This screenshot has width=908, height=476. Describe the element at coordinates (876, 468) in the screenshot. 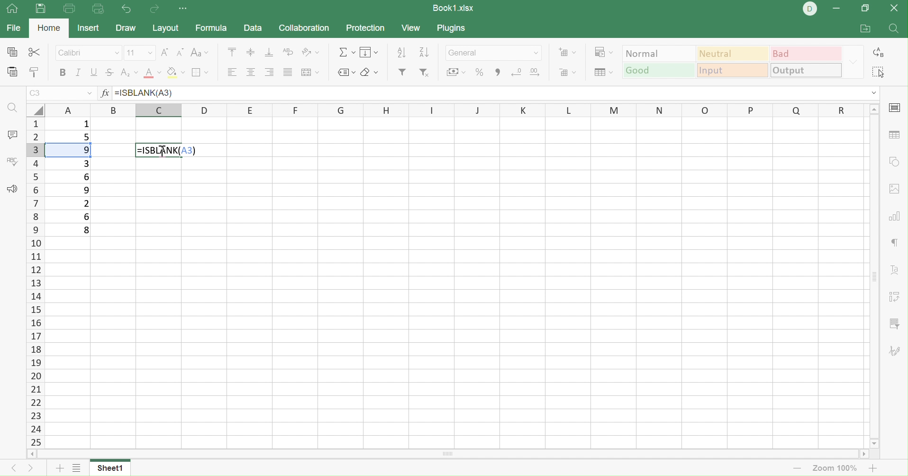

I see `Zoom in` at that location.